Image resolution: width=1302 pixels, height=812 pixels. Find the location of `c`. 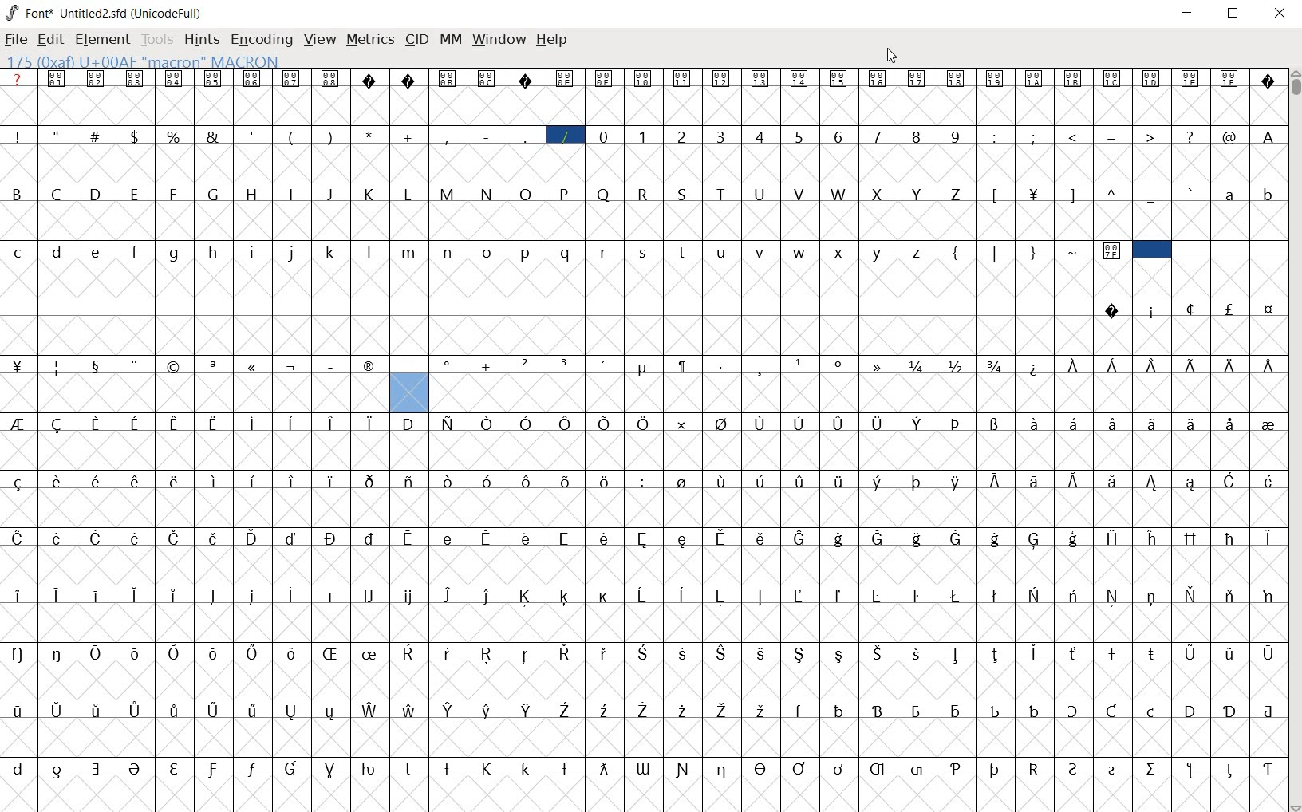

c is located at coordinates (19, 250).